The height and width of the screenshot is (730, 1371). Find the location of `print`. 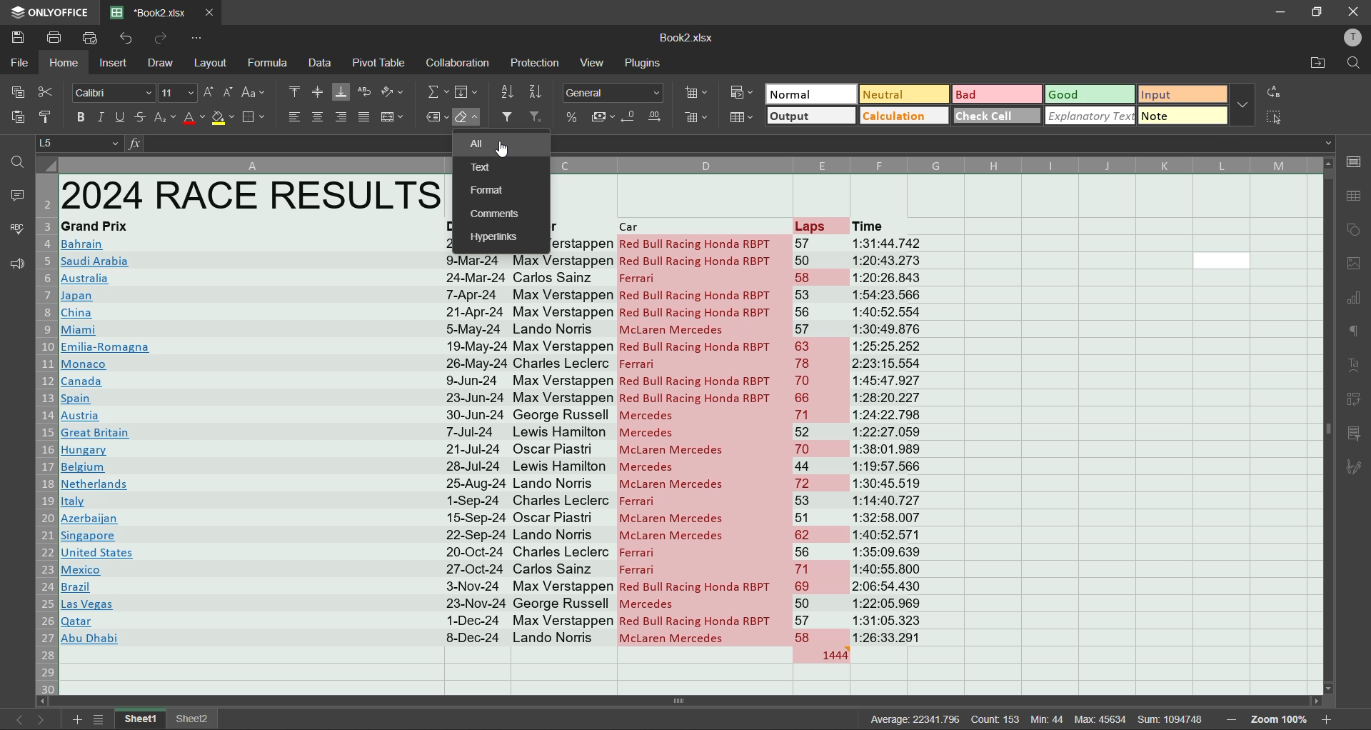

print is located at coordinates (53, 38).